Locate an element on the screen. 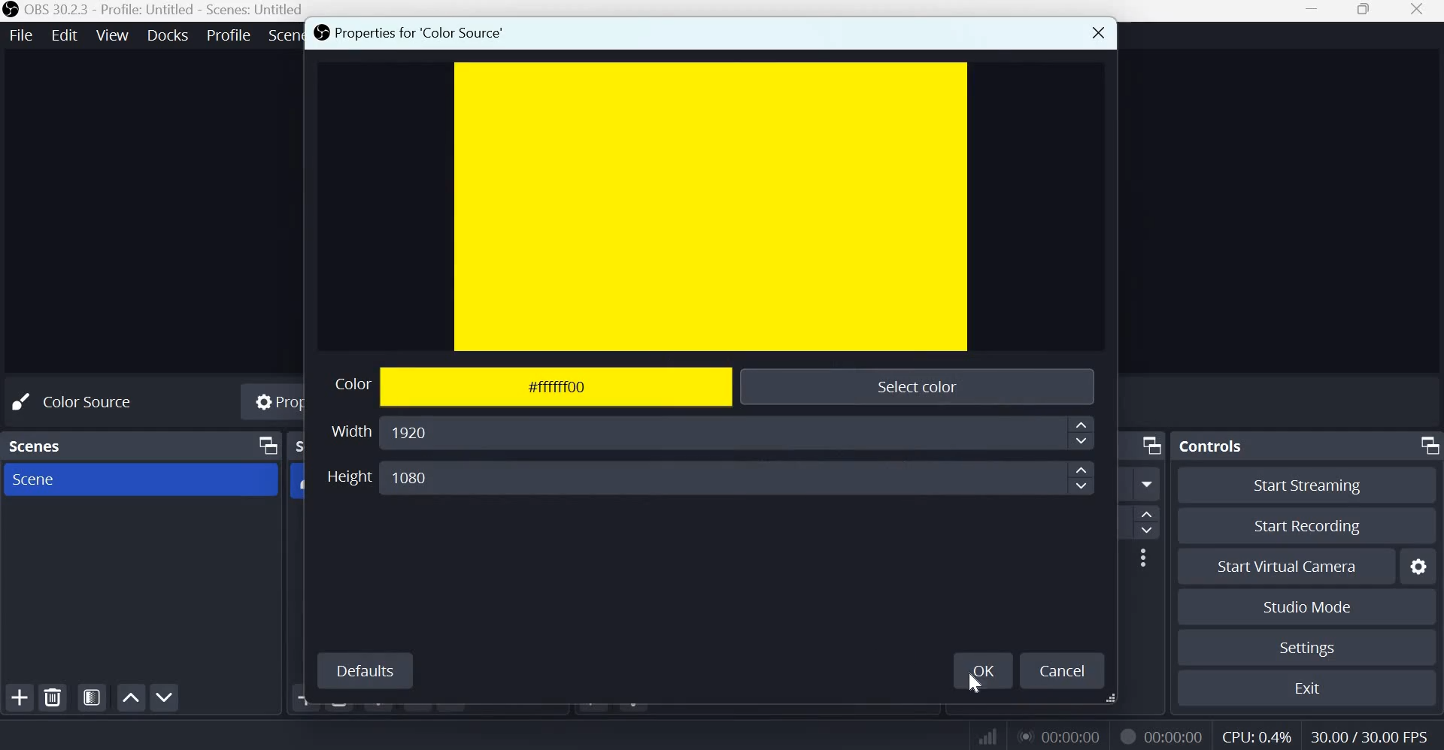  scenes is located at coordinates (38, 443).